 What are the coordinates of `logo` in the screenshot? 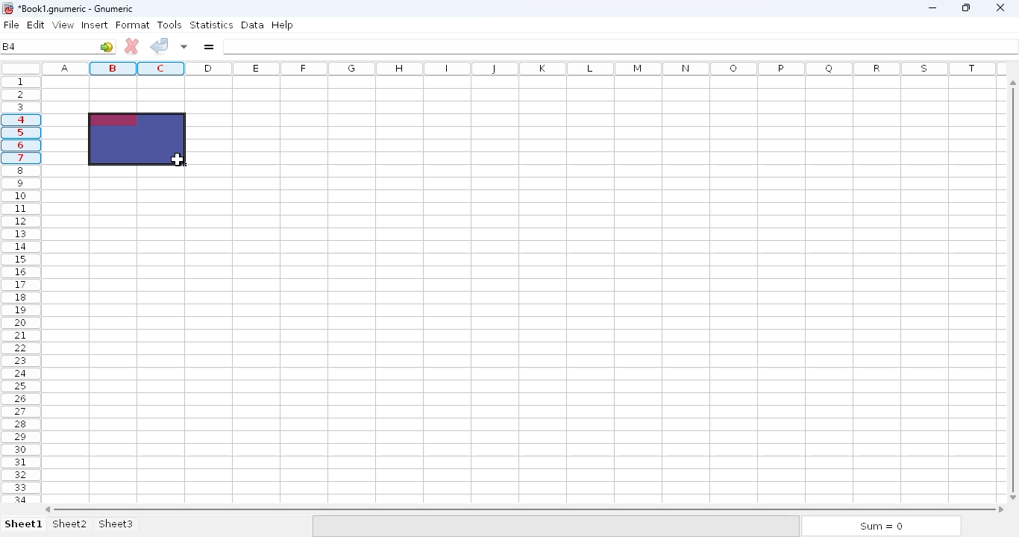 It's located at (7, 9).